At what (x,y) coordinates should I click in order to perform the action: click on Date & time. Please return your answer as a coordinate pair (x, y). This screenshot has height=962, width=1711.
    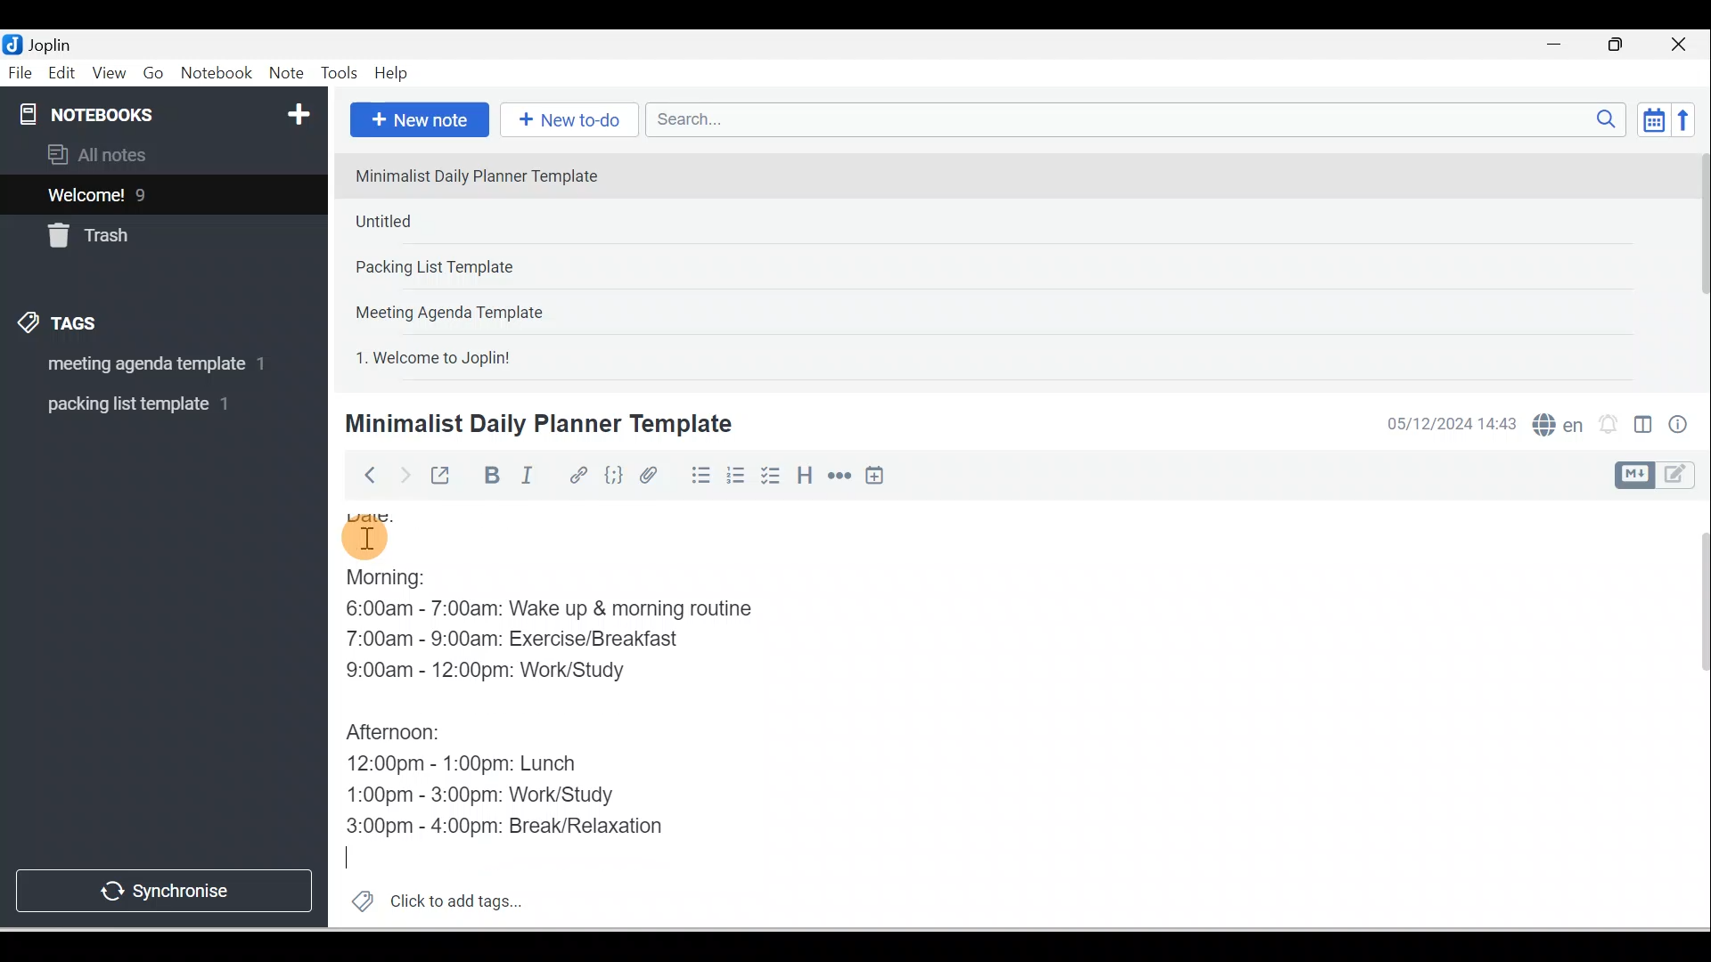
    Looking at the image, I should click on (1448, 424).